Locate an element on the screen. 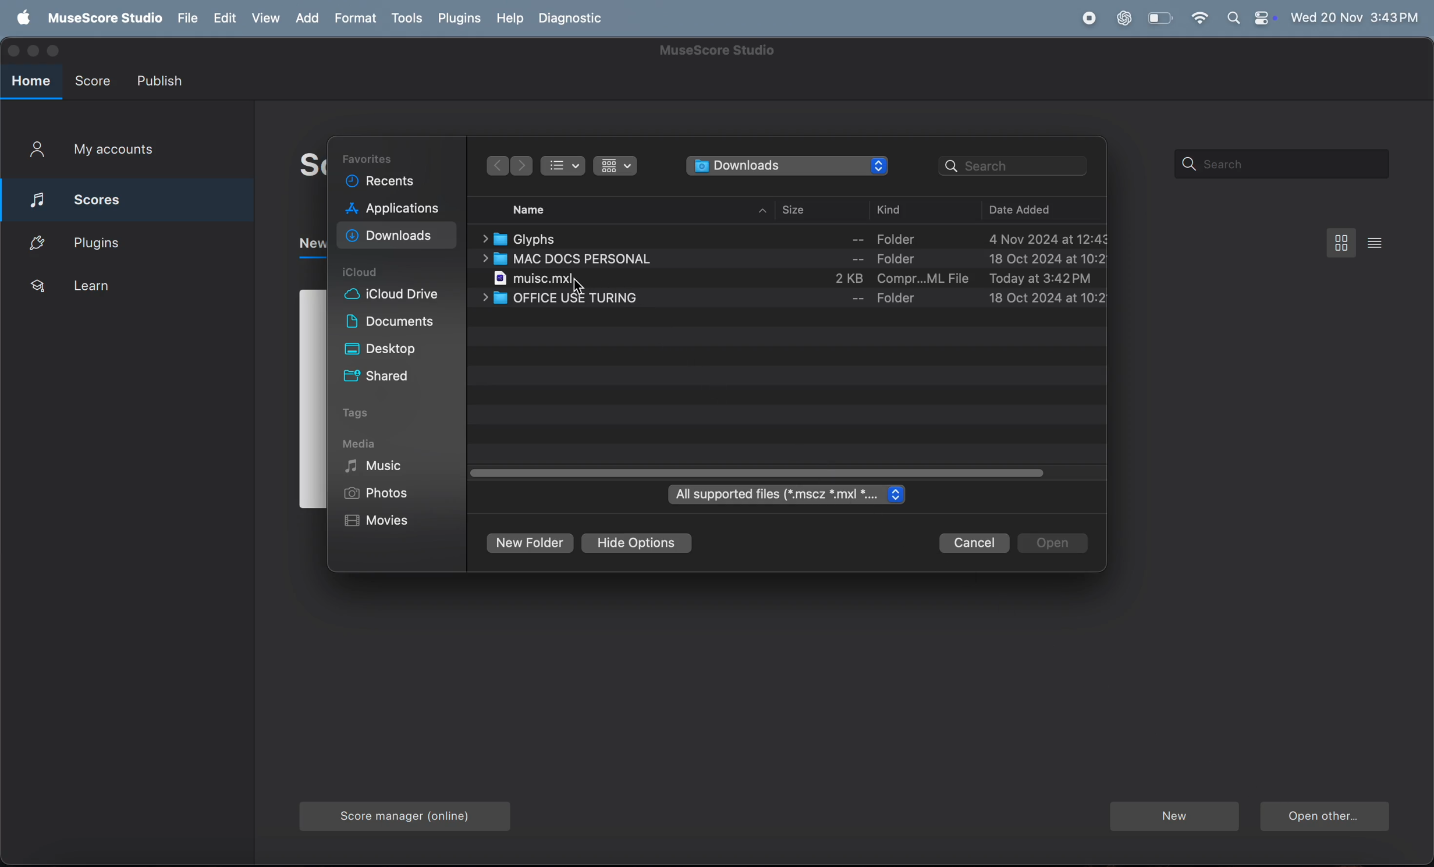 This screenshot has width=1434, height=867. new is located at coordinates (1173, 815).